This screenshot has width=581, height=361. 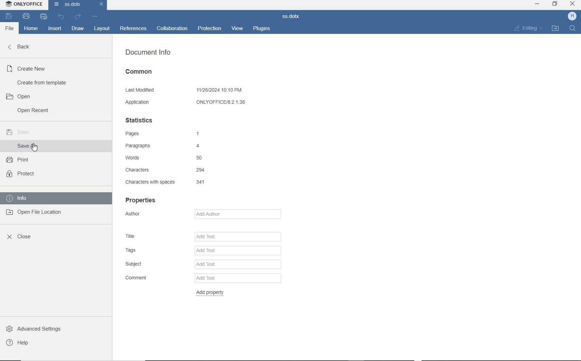 I want to click on SAVE AS, so click(x=25, y=147).